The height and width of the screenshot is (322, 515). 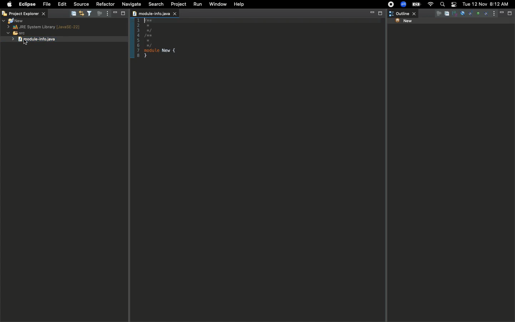 I want to click on Editor, so click(x=81, y=13).